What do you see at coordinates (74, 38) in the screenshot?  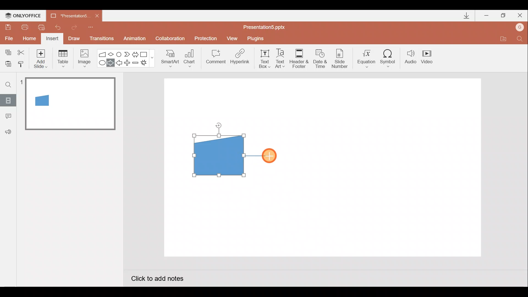 I see `Draw` at bounding box center [74, 38].